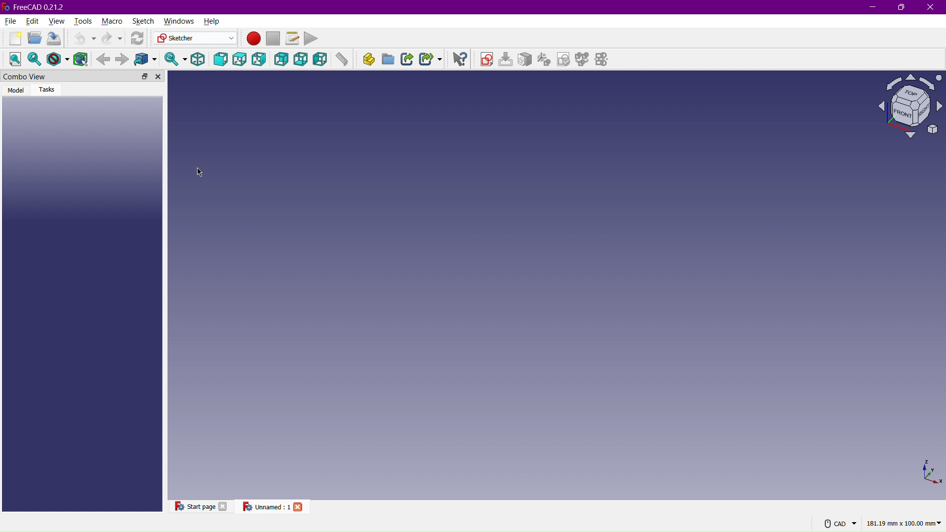 The height and width of the screenshot is (532, 946). Describe the element at coordinates (113, 37) in the screenshot. I see `Redo` at that location.